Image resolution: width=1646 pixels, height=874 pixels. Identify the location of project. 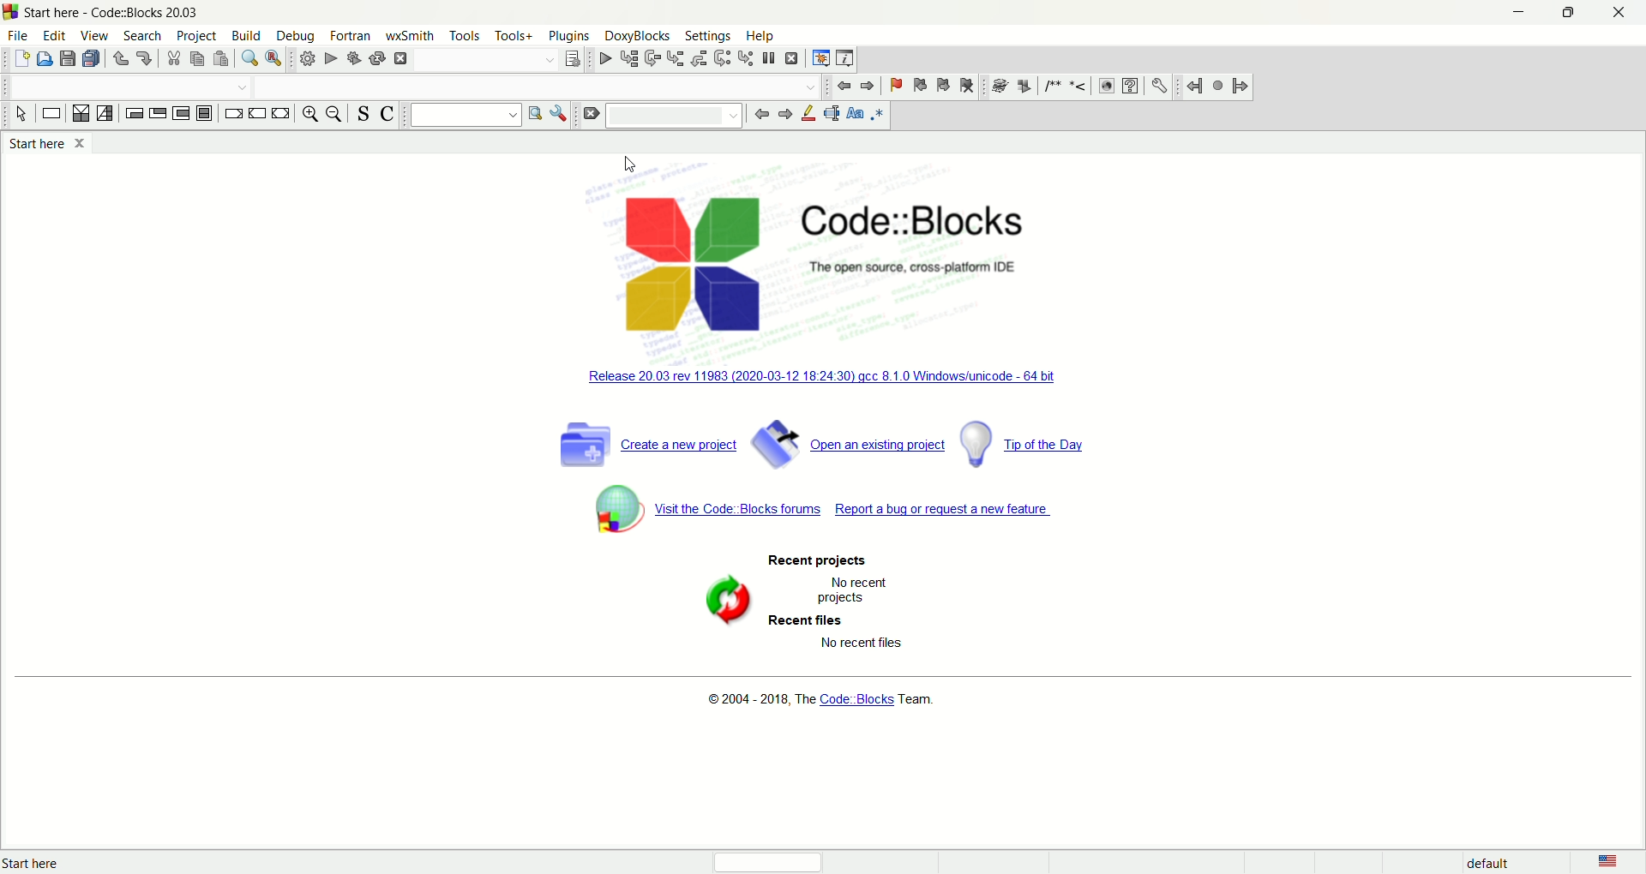
(196, 36).